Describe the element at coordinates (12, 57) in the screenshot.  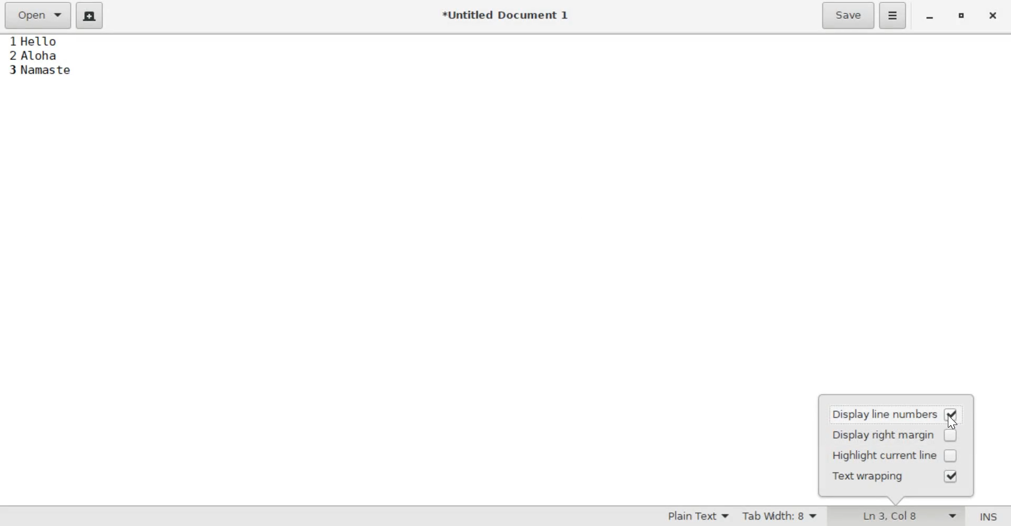
I see `line numbers` at that location.